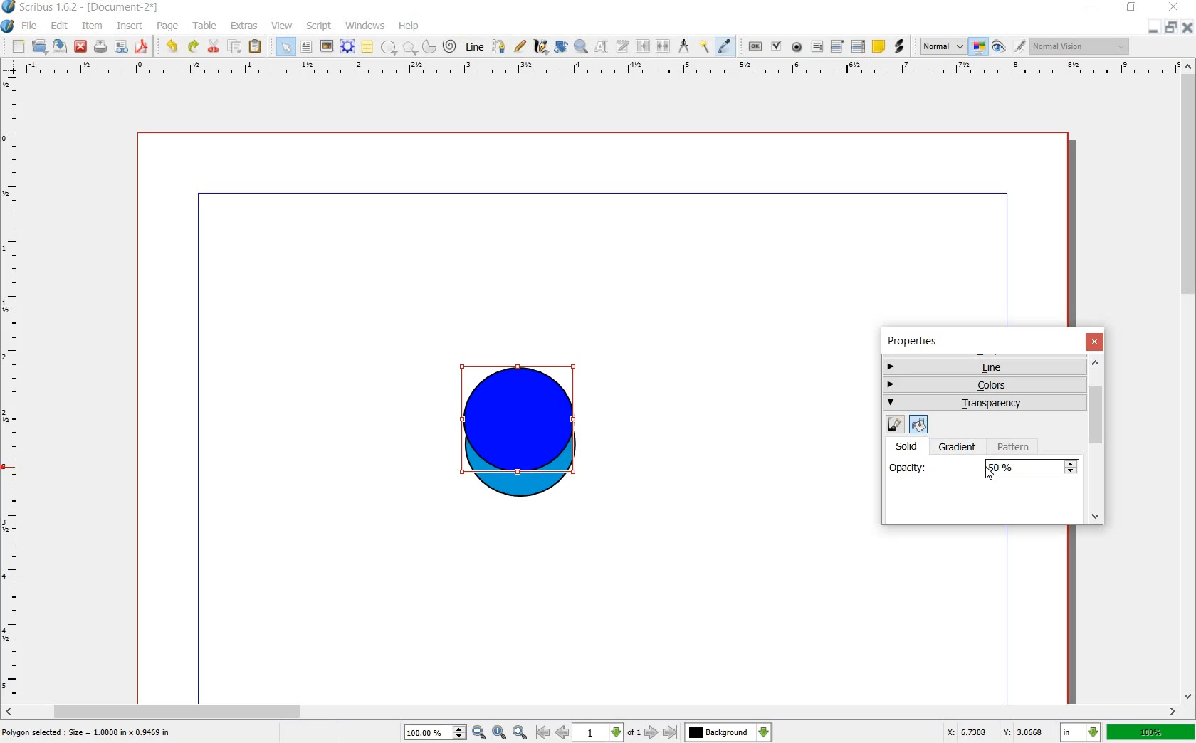 This screenshot has height=743, width=1196. Describe the element at coordinates (61, 27) in the screenshot. I see `edit` at that location.